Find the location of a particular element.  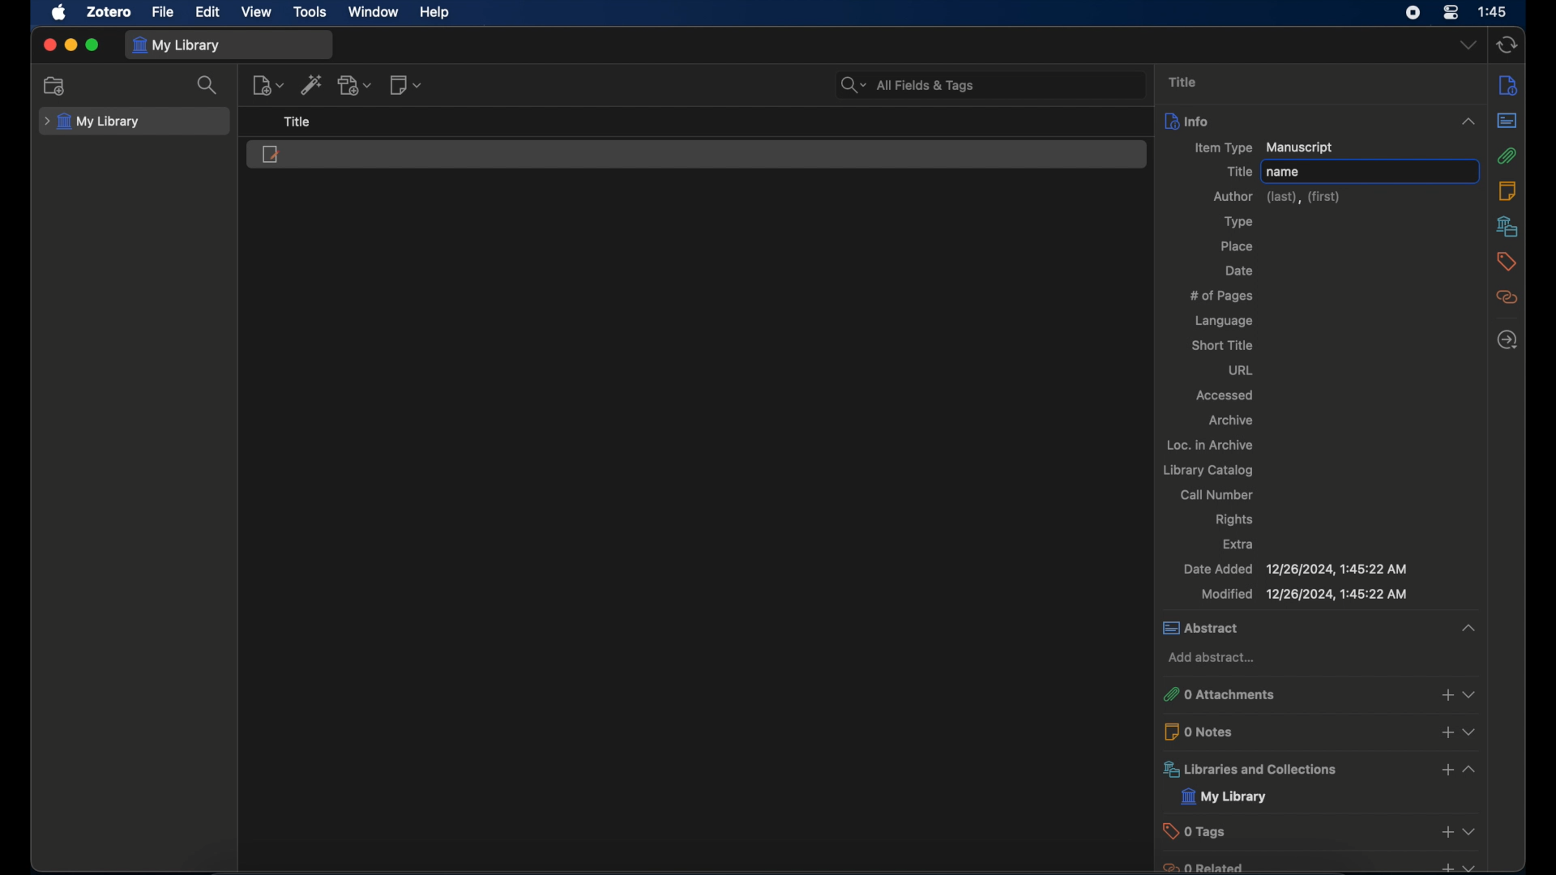

dropdown is located at coordinates (1468, 46).